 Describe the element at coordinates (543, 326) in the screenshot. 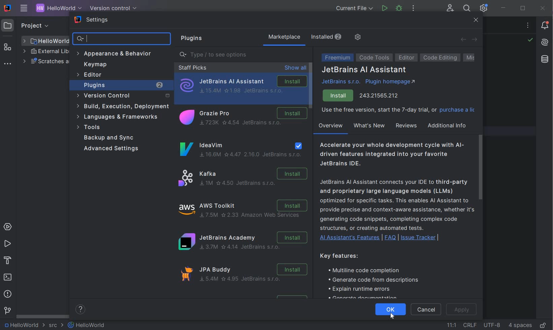

I see `MAKE FILE READY ONLY` at that location.